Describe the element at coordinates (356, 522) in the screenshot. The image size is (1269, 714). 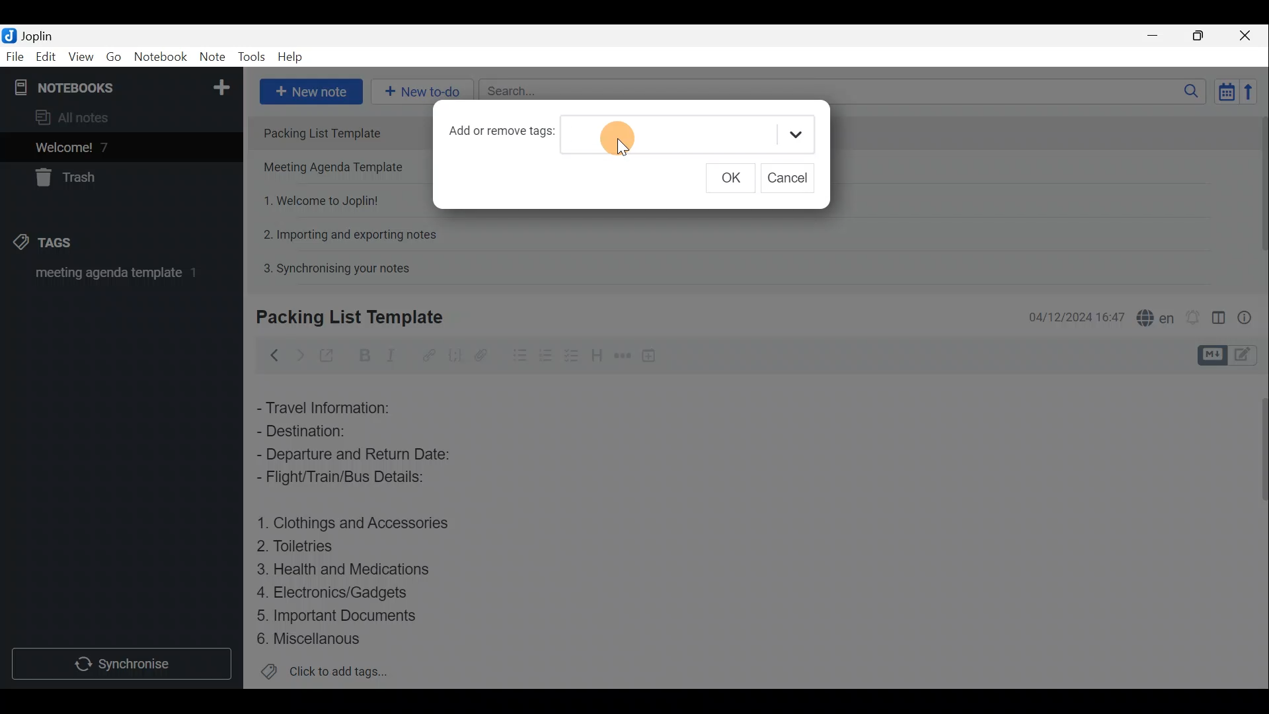
I see `Clothings and Accessories` at that location.